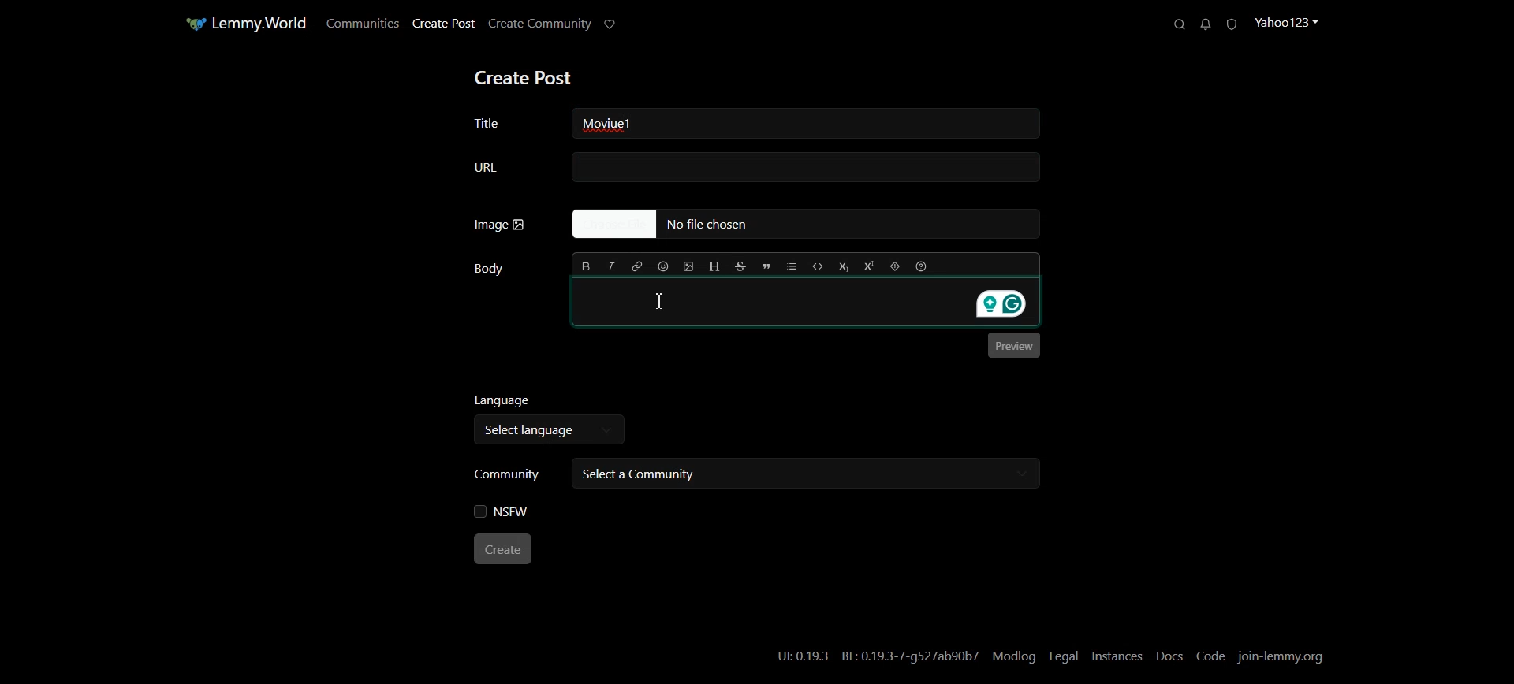 The width and height of the screenshot is (1514, 684). Describe the element at coordinates (1283, 656) in the screenshot. I see `Join-lemmy.org` at that location.